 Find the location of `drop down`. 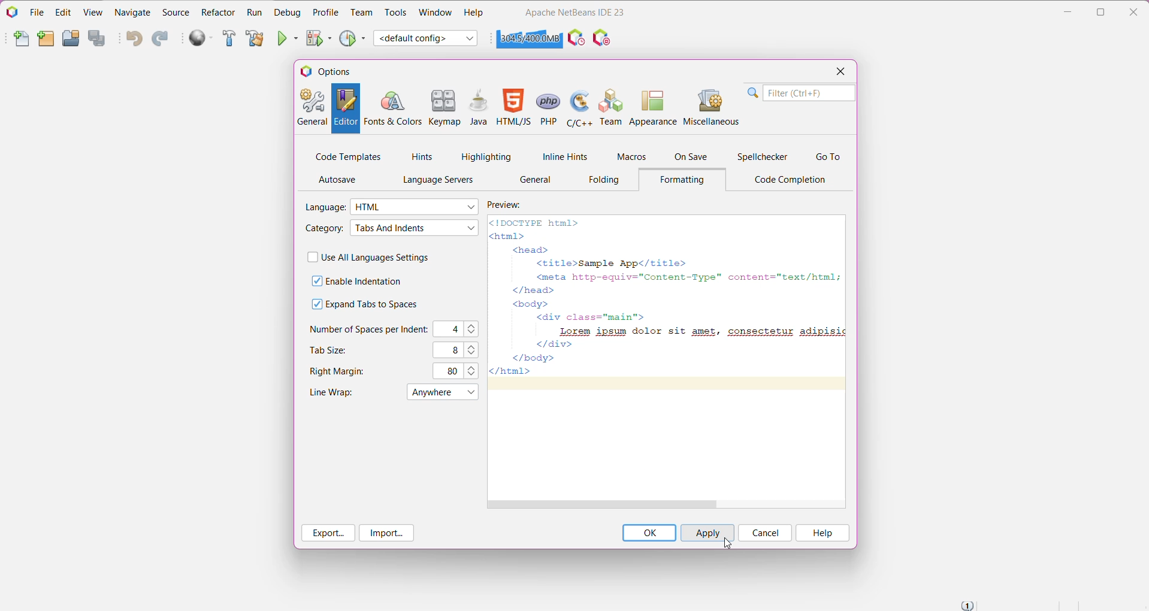

drop down is located at coordinates (471, 394).